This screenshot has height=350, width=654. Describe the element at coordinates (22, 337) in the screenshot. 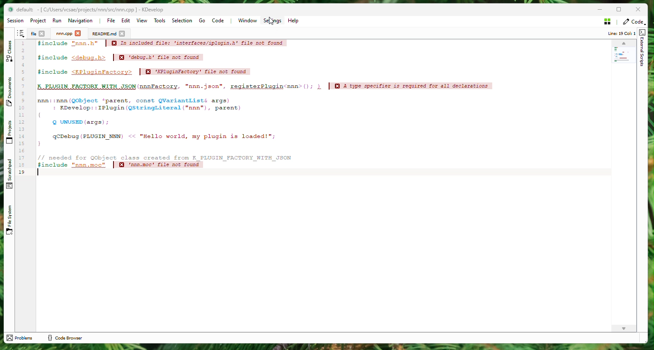

I see `problems` at that location.